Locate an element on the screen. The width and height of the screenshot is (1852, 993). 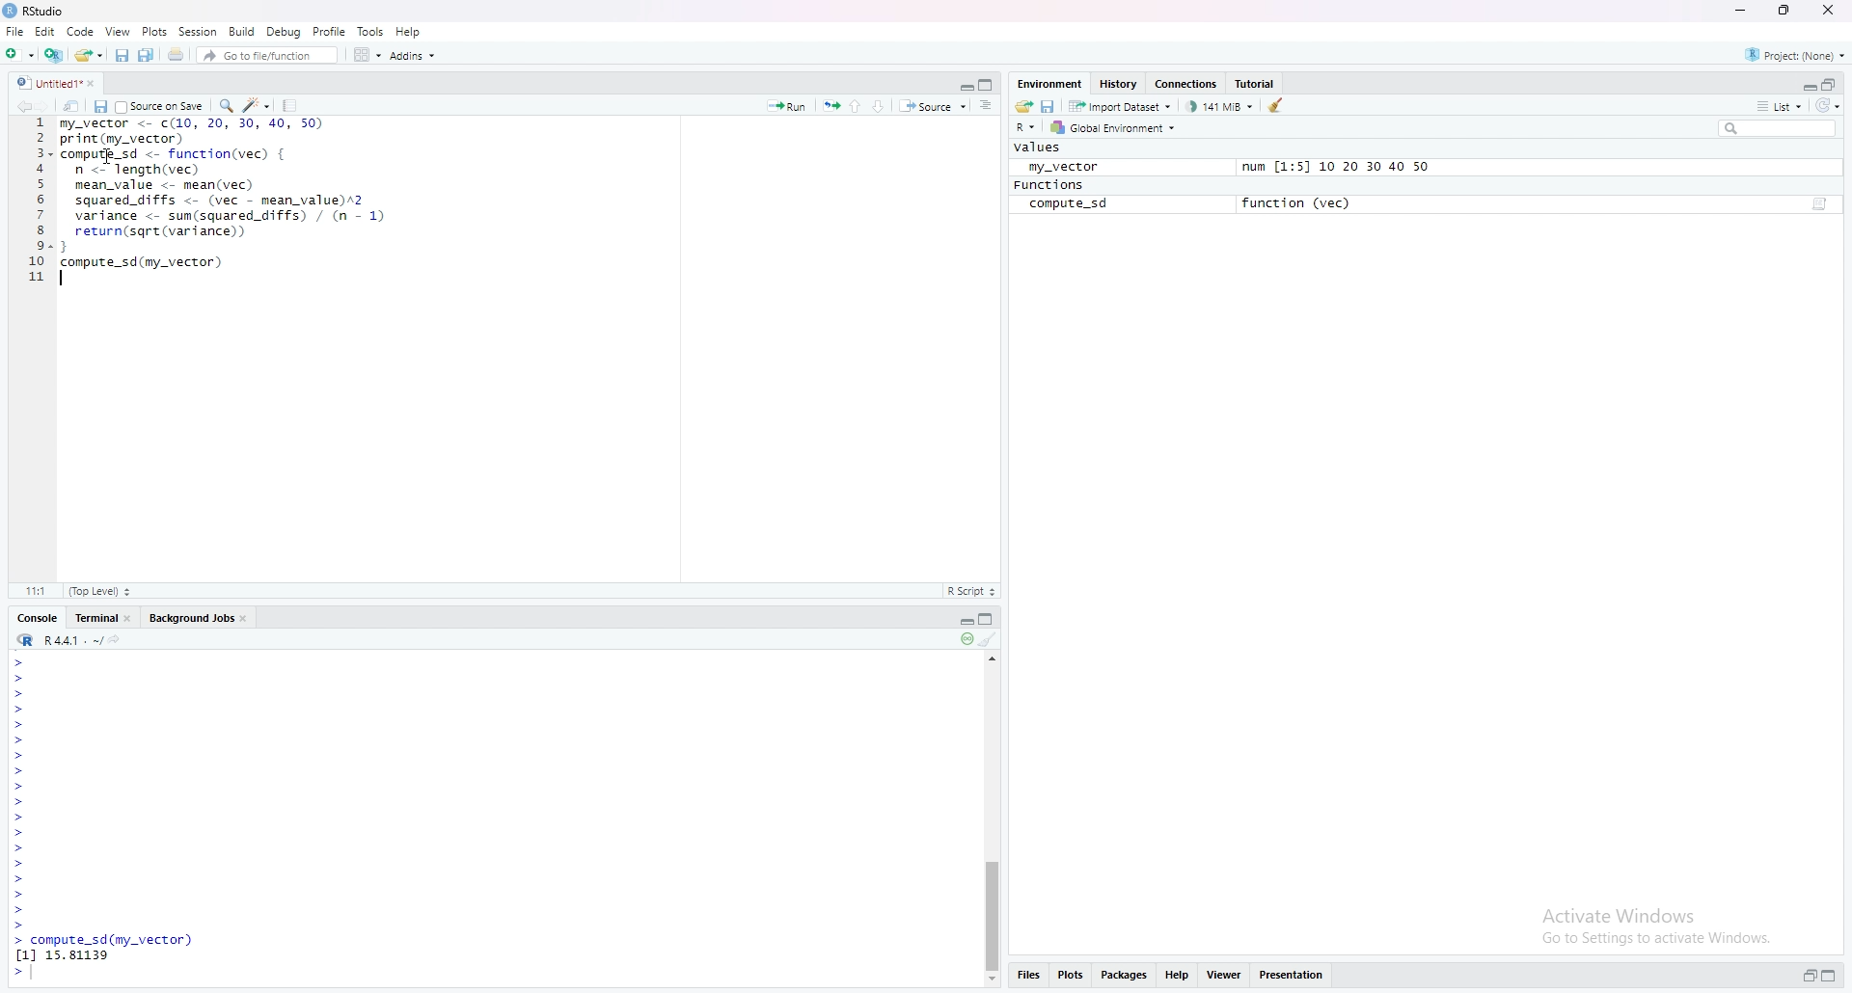
Files is located at coordinates (1028, 974).